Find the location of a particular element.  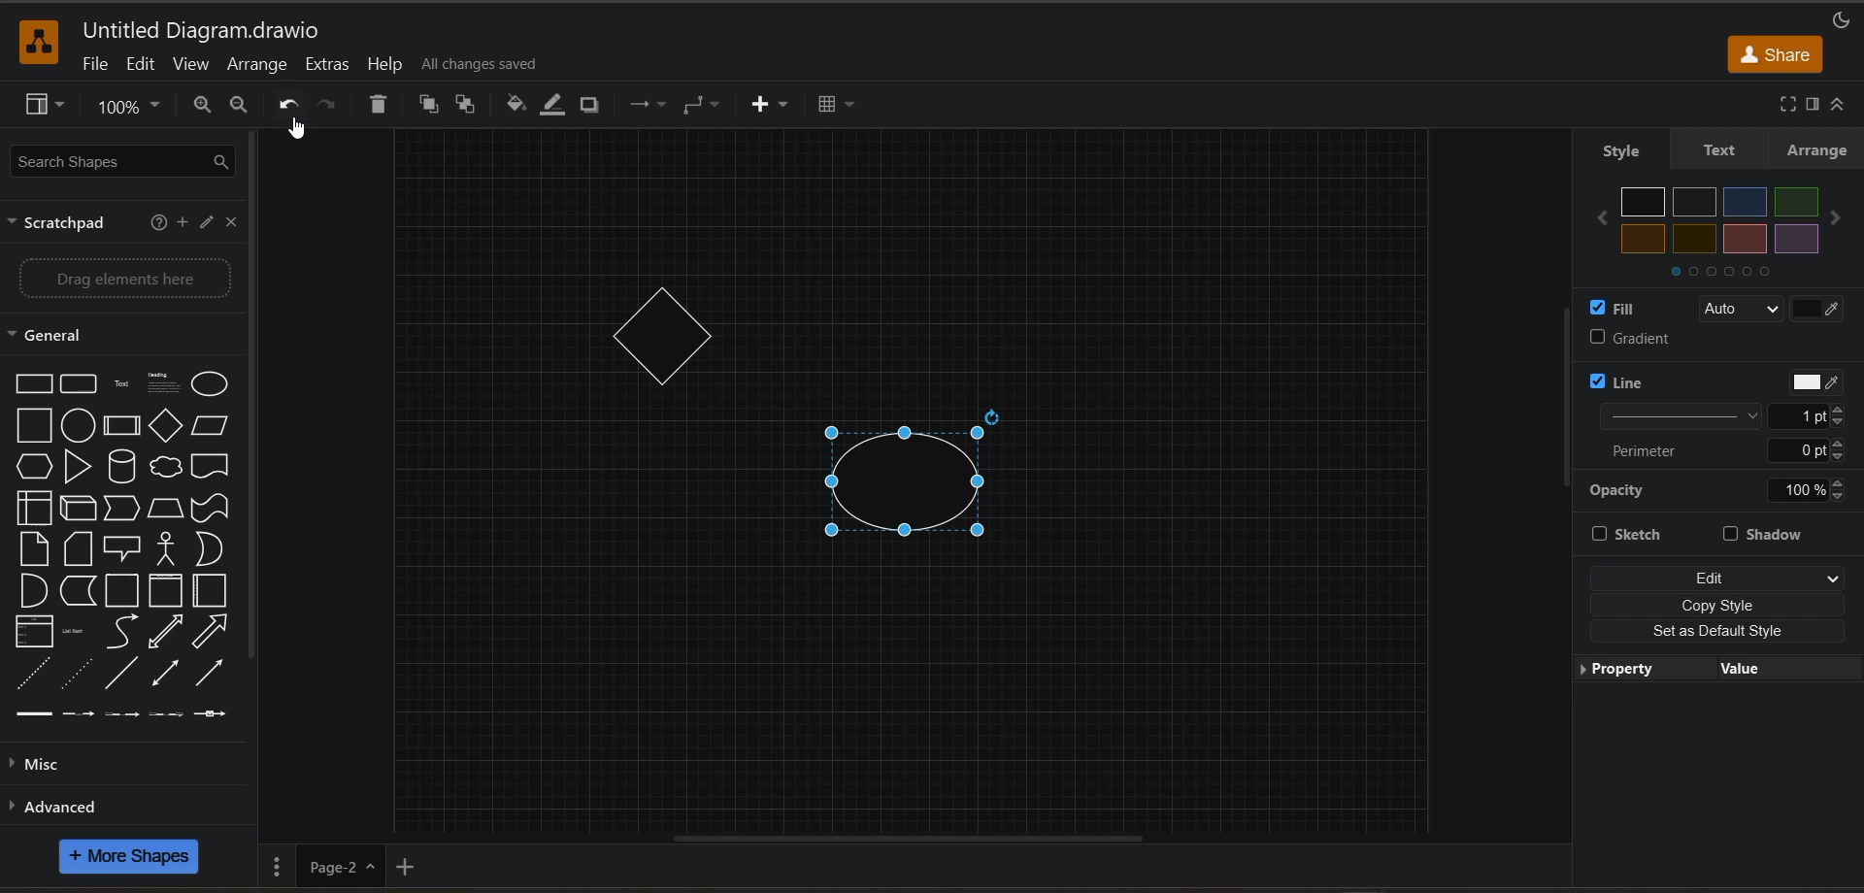

Arrow is located at coordinates (212, 634).